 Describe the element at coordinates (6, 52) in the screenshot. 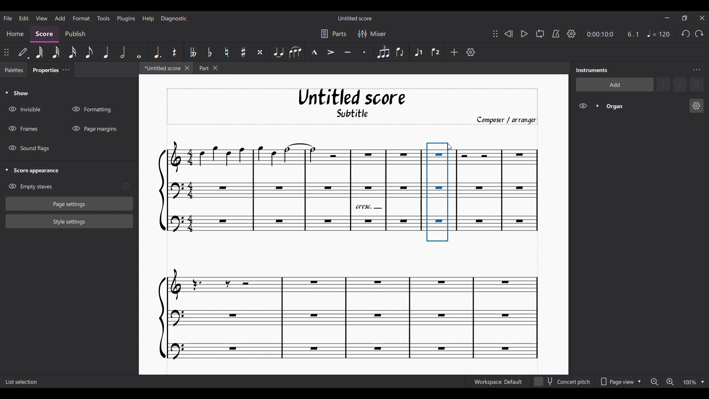

I see `Change position of toolbar attached` at that location.